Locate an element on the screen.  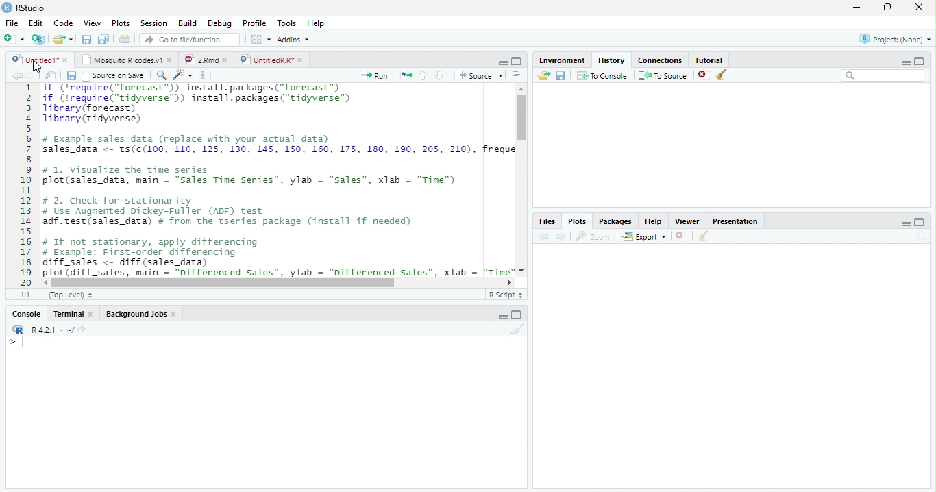
Zoom is located at coordinates (592, 236).